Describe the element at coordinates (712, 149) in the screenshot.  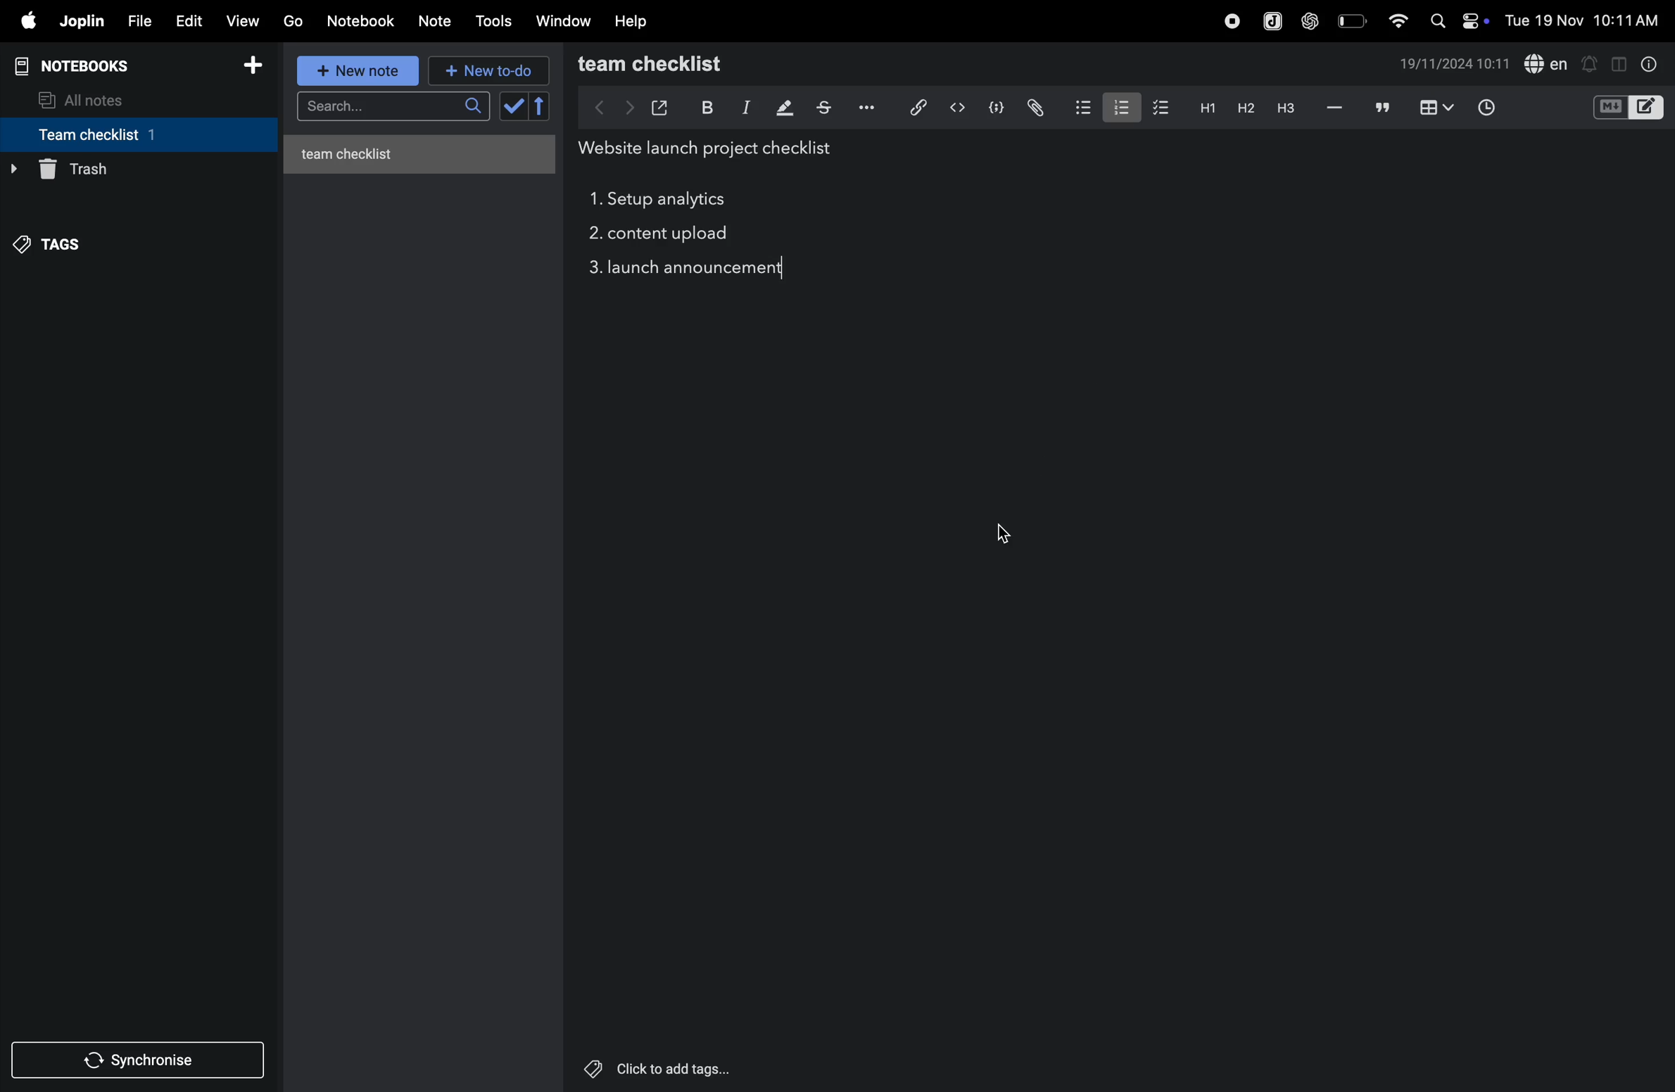
I see `title` at that location.